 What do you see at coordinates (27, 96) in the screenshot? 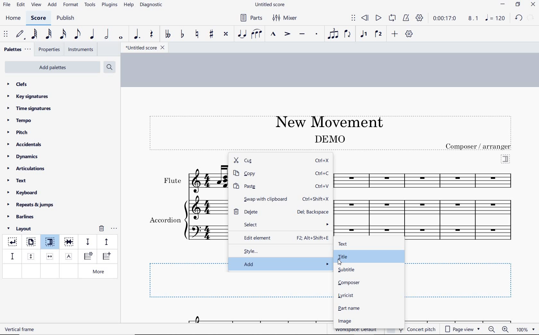
I see `key signatures` at bounding box center [27, 96].